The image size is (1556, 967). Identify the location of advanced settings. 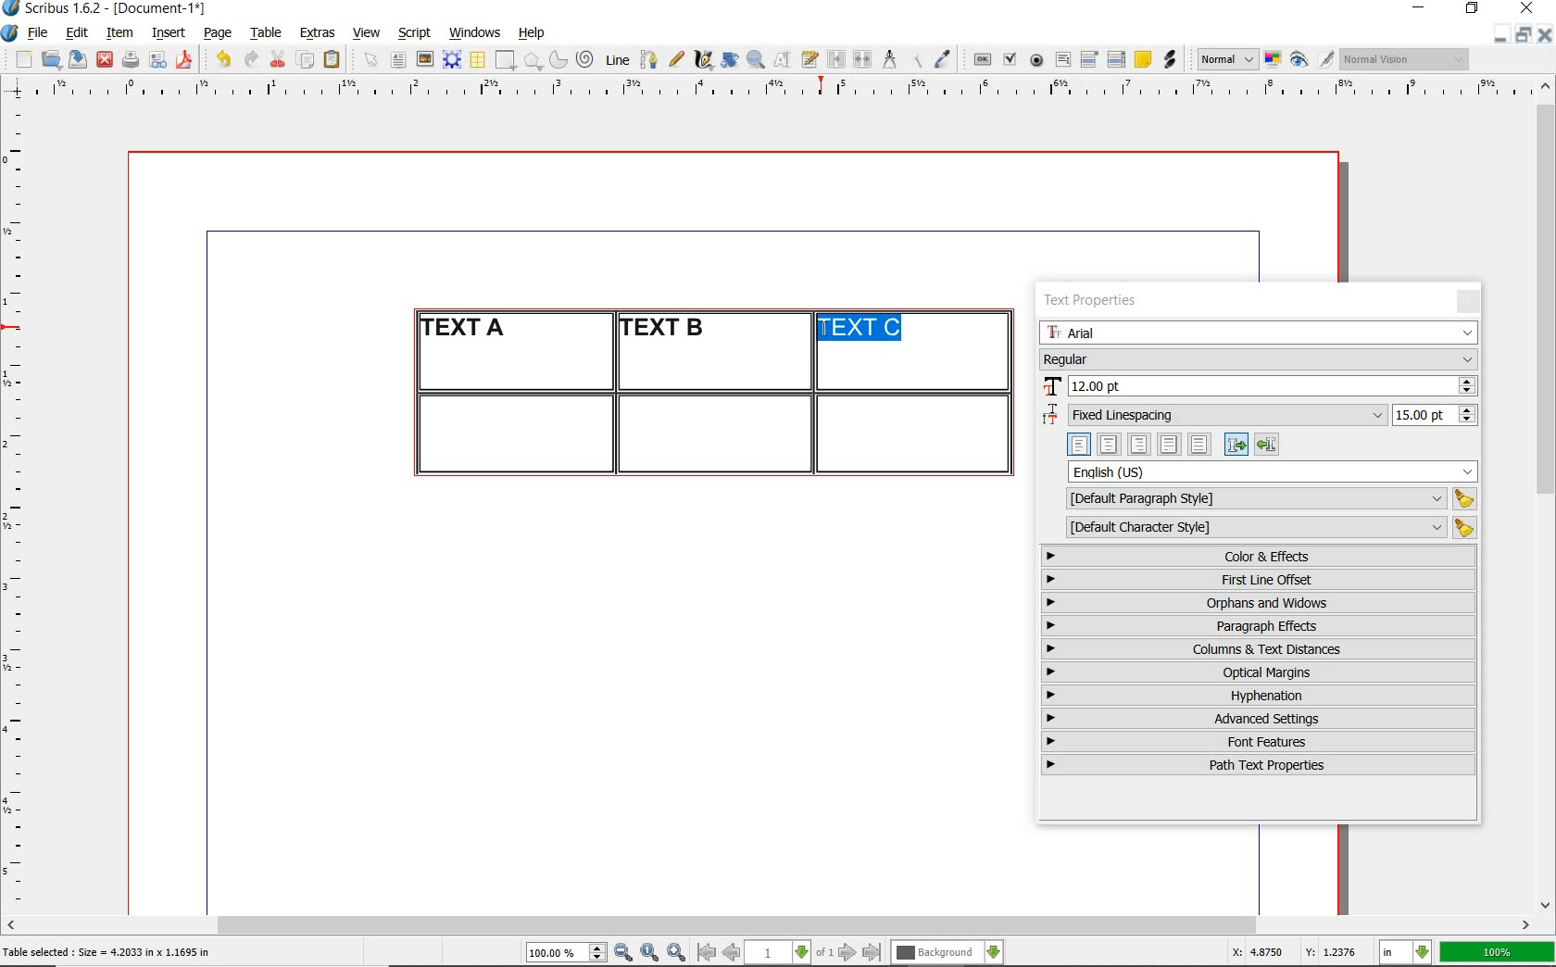
(1257, 718).